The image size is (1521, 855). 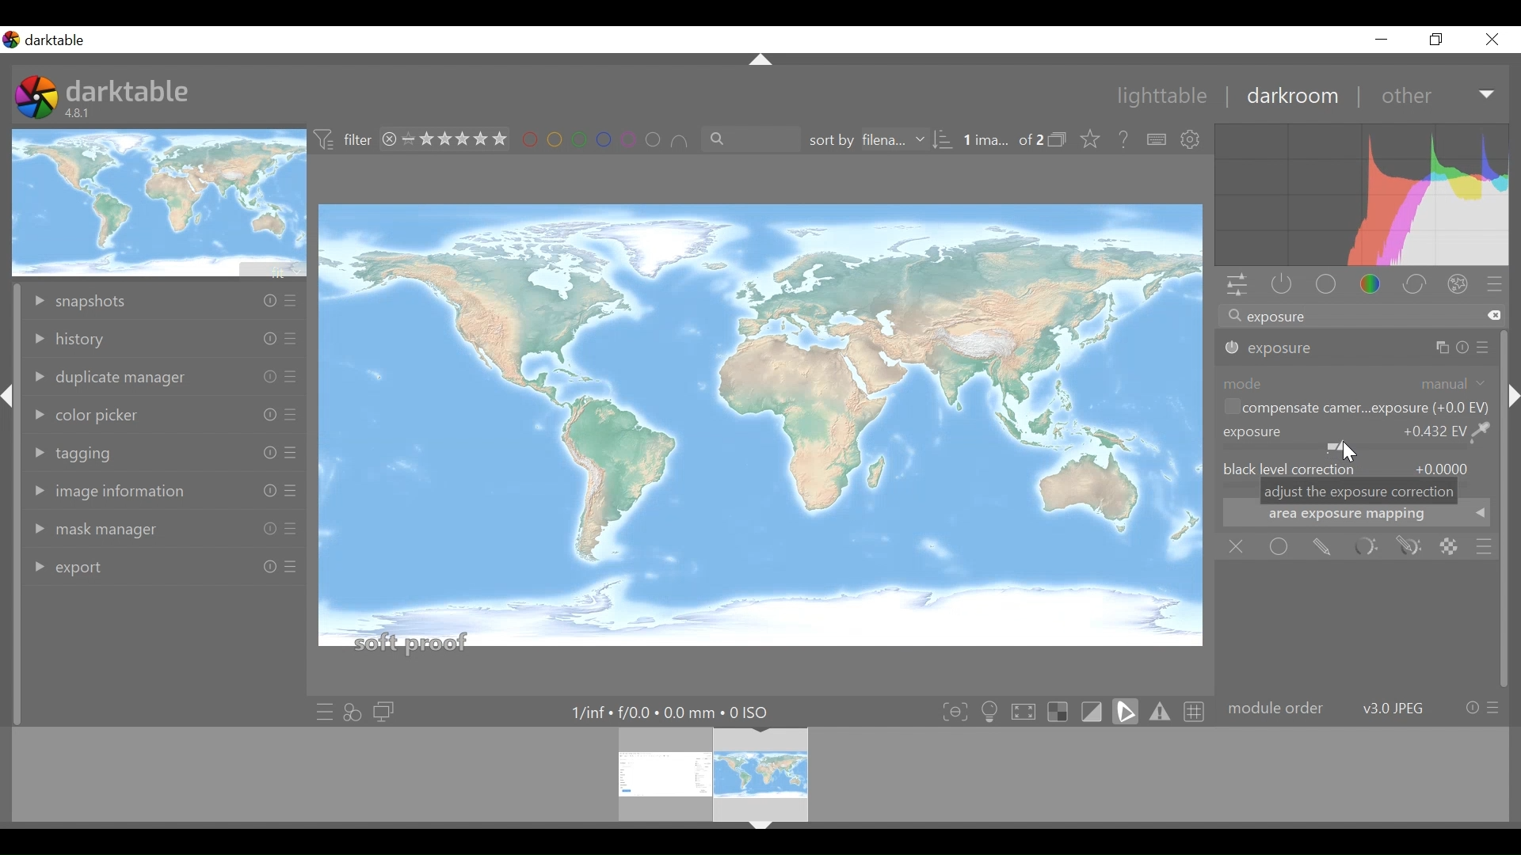 I want to click on , so click(x=288, y=530).